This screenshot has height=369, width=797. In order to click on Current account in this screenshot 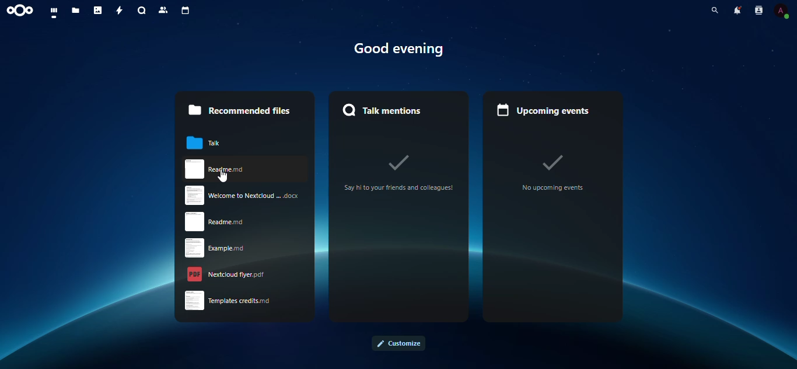, I will do `click(781, 11)`.